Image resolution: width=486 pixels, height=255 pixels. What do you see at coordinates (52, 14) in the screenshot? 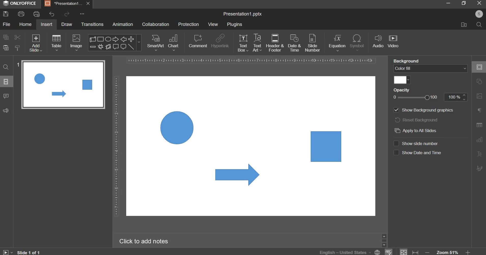
I see `undo` at bounding box center [52, 14].